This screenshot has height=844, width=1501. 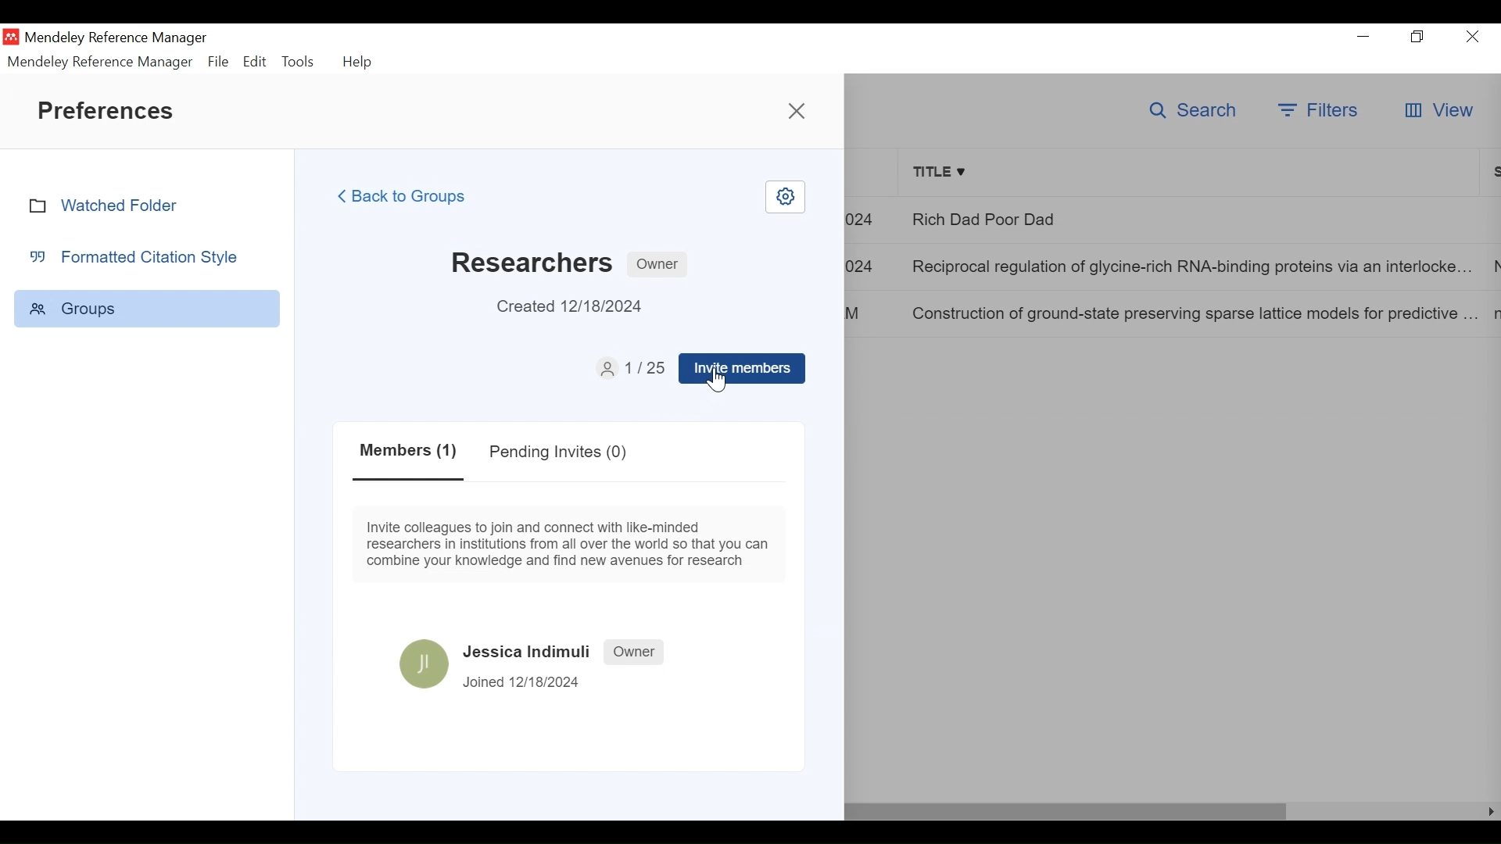 I want to click on Rich Dad Poor Dad, so click(x=1194, y=219).